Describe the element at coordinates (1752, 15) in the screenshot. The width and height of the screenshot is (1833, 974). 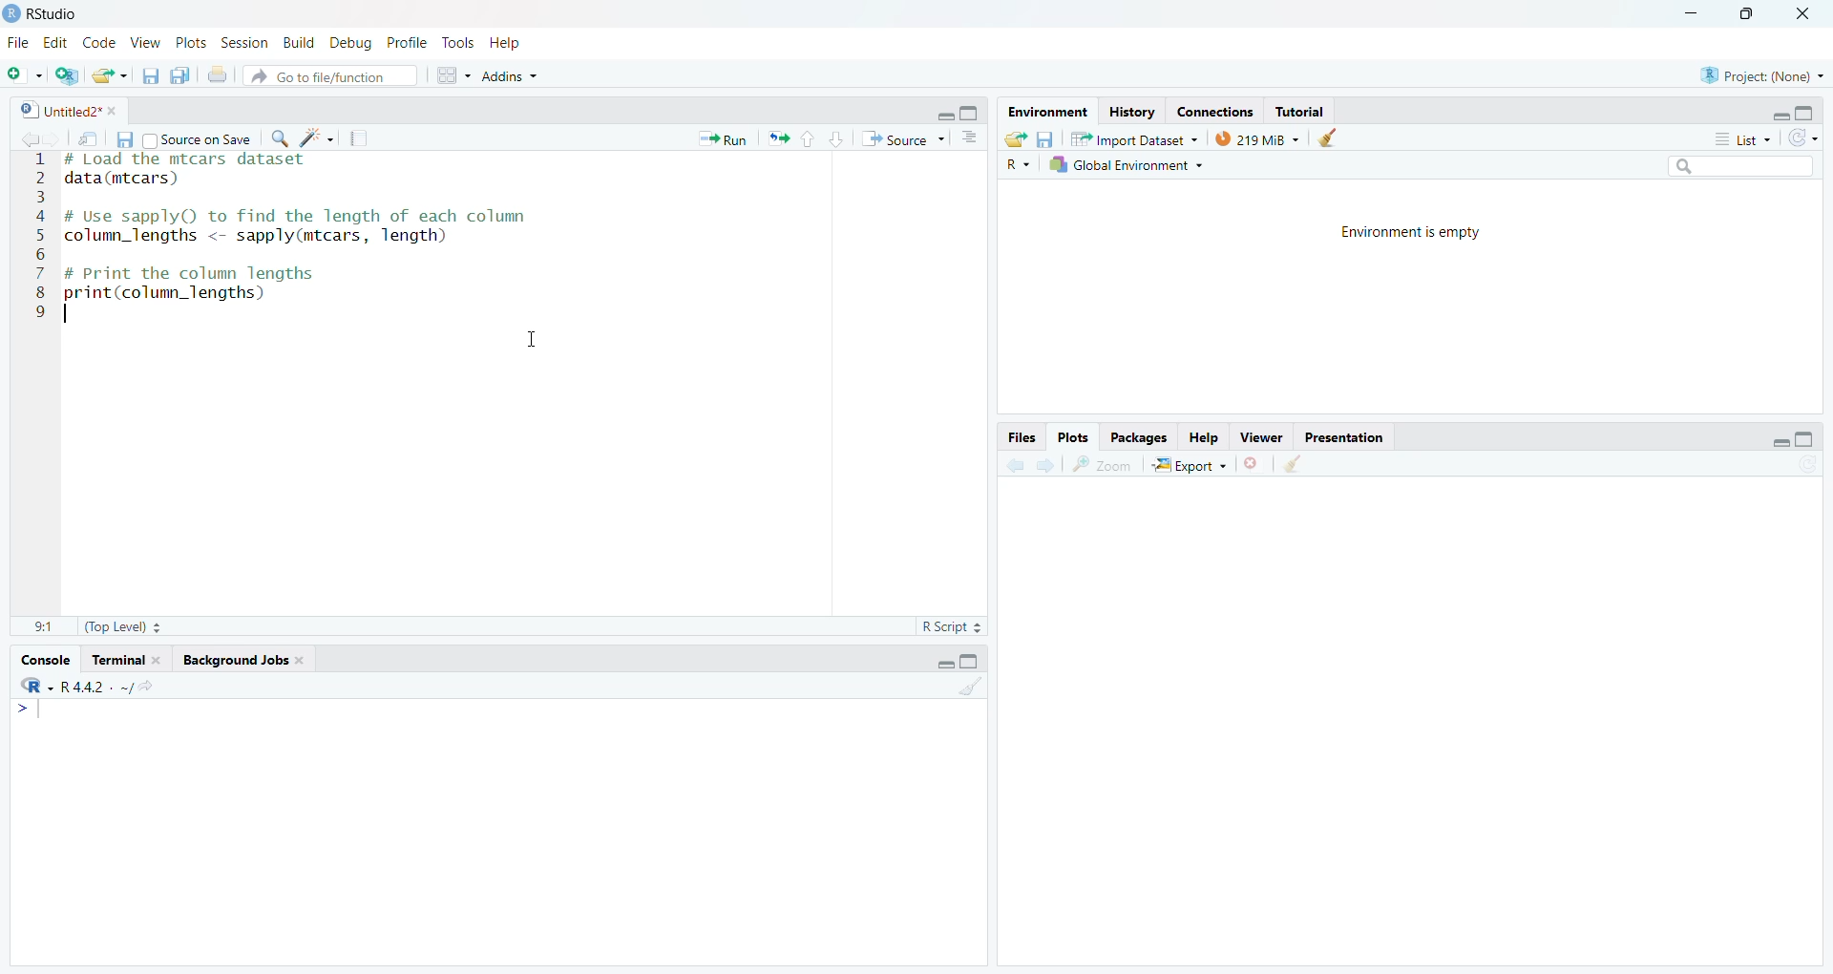
I see `Maximize` at that location.